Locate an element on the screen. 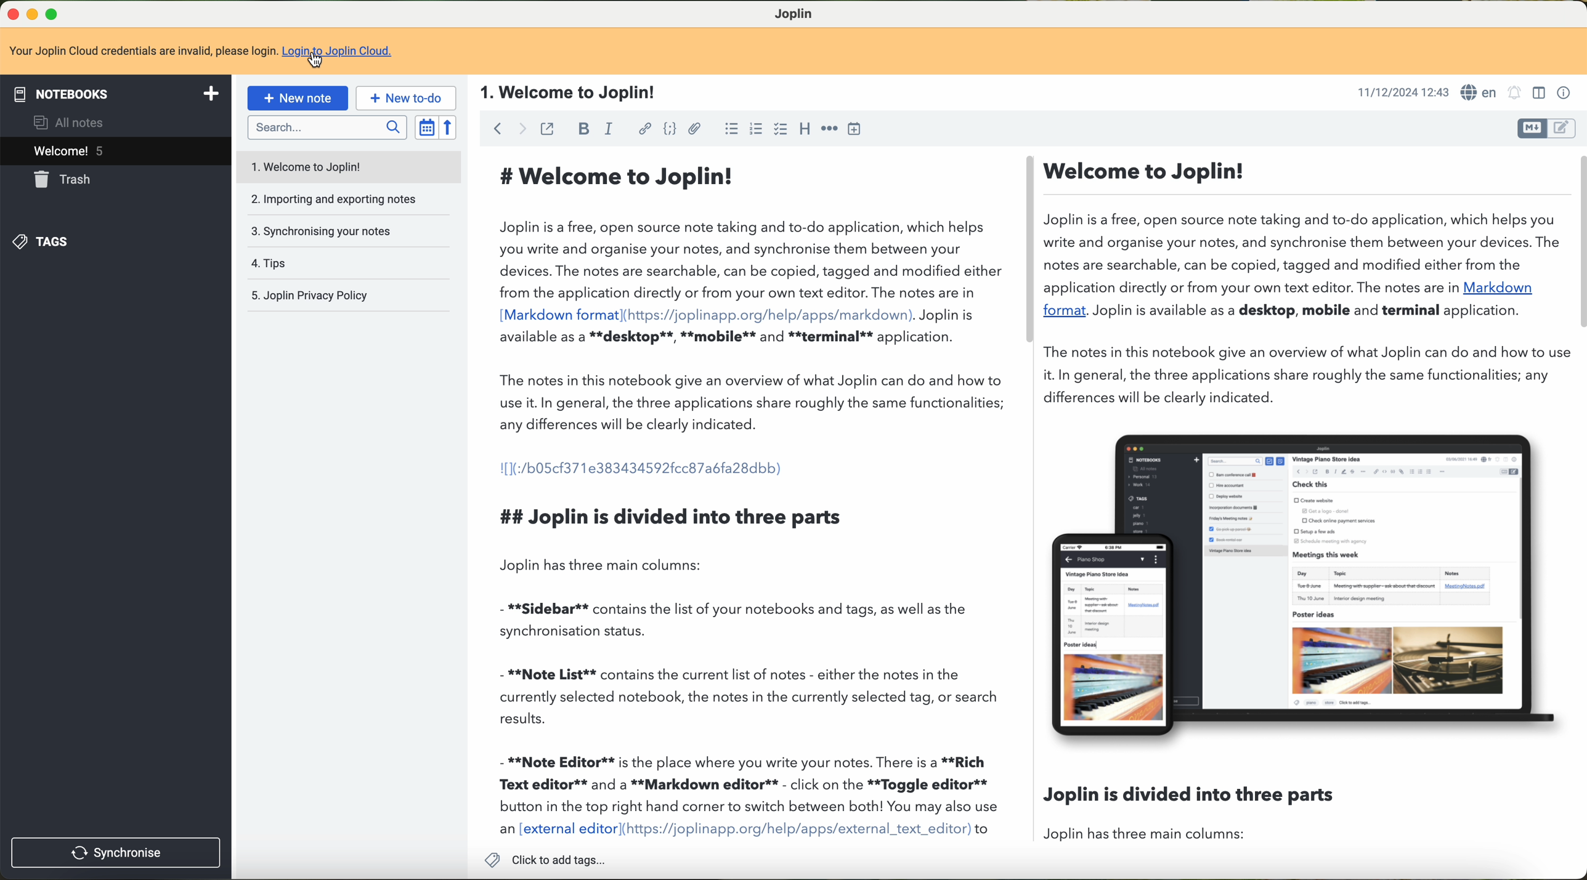 Image resolution: width=1587 pixels, height=880 pixels. info properties is located at coordinates (1566, 93).